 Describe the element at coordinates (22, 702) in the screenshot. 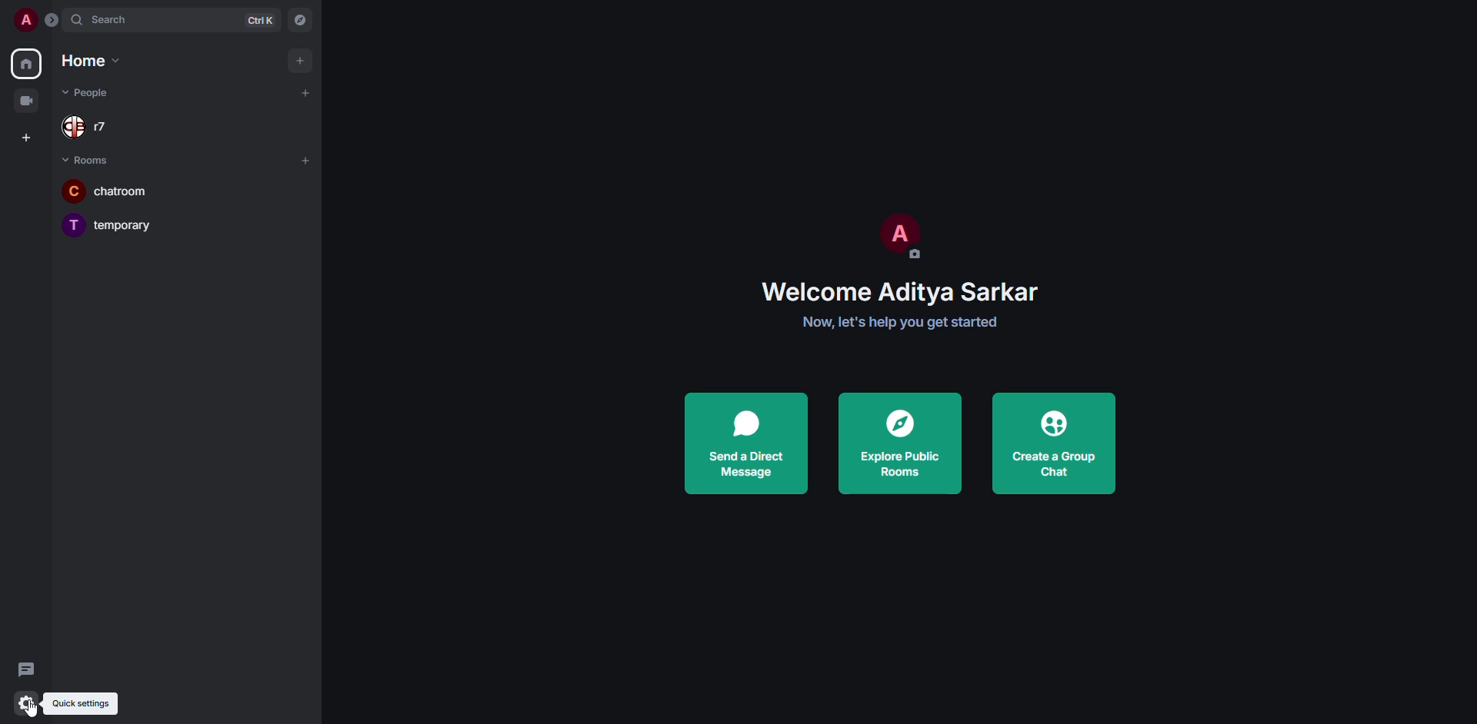

I see `quick settings` at that location.